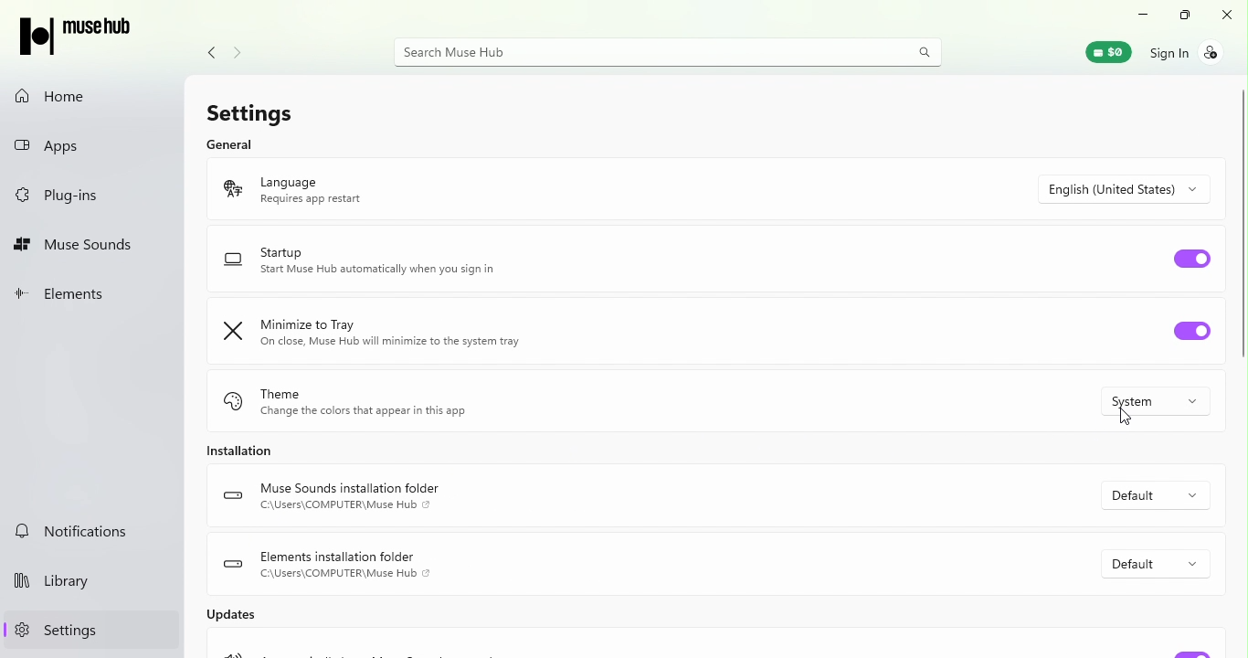  I want to click on Startup, so click(386, 267).